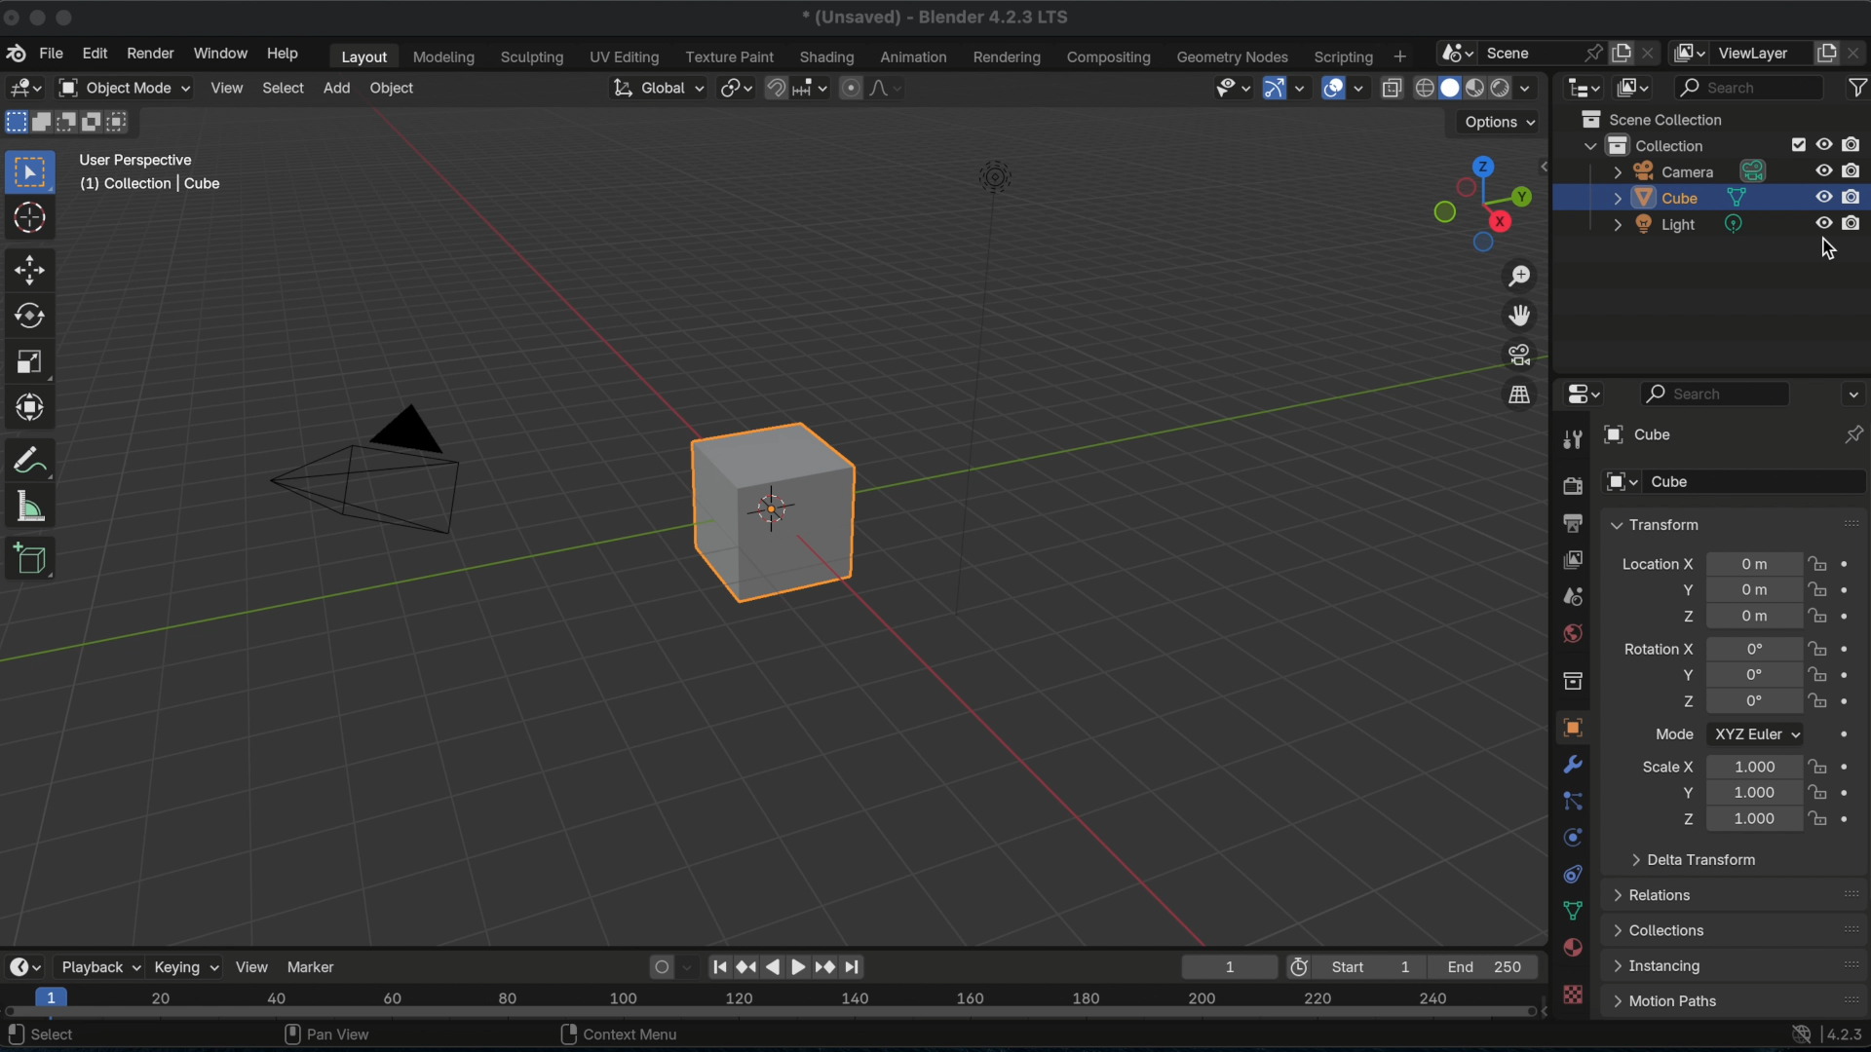 The width and height of the screenshot is (1871, 1052). What do you see at coordinates (364, 56) in the screenshot?
I see `layout` at bounding box center [364, 56].